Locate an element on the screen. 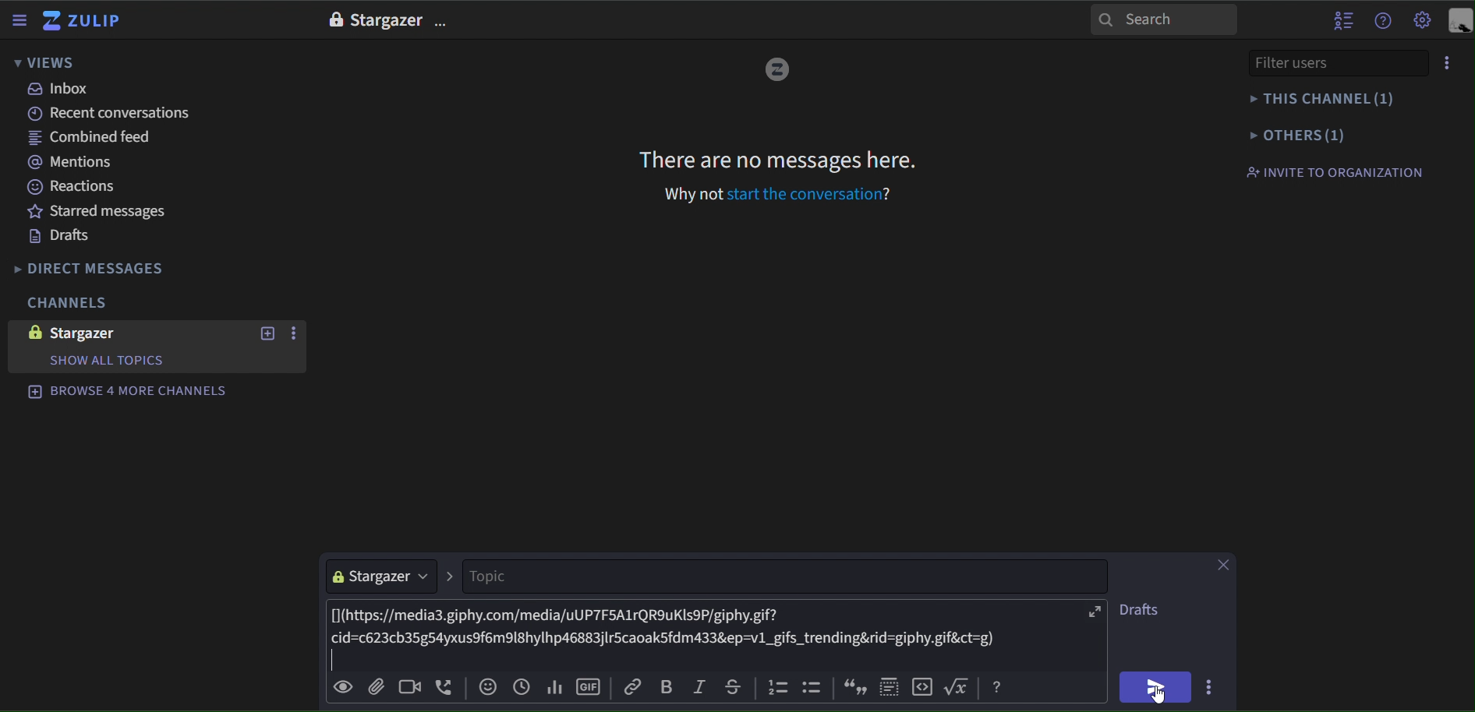 The height and width of the screenshot is (712, 1475). strike through is located at coordinates (730, 685).